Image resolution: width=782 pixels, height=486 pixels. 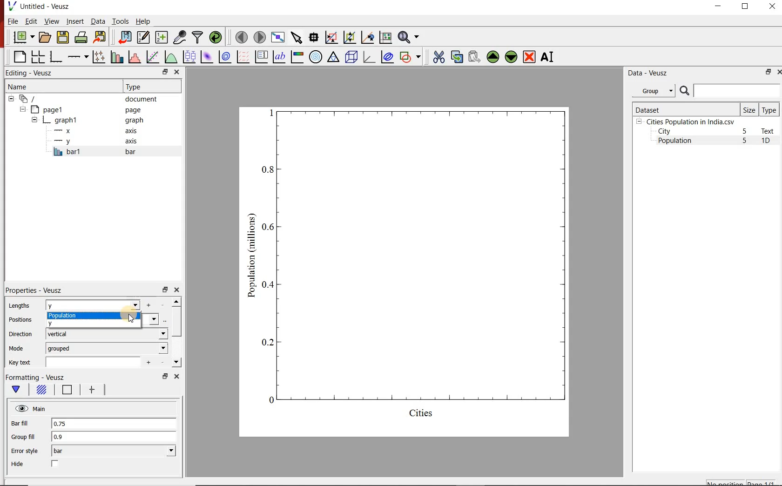 I want to click on plot covariance ellipses, so click(x=387, y=57).